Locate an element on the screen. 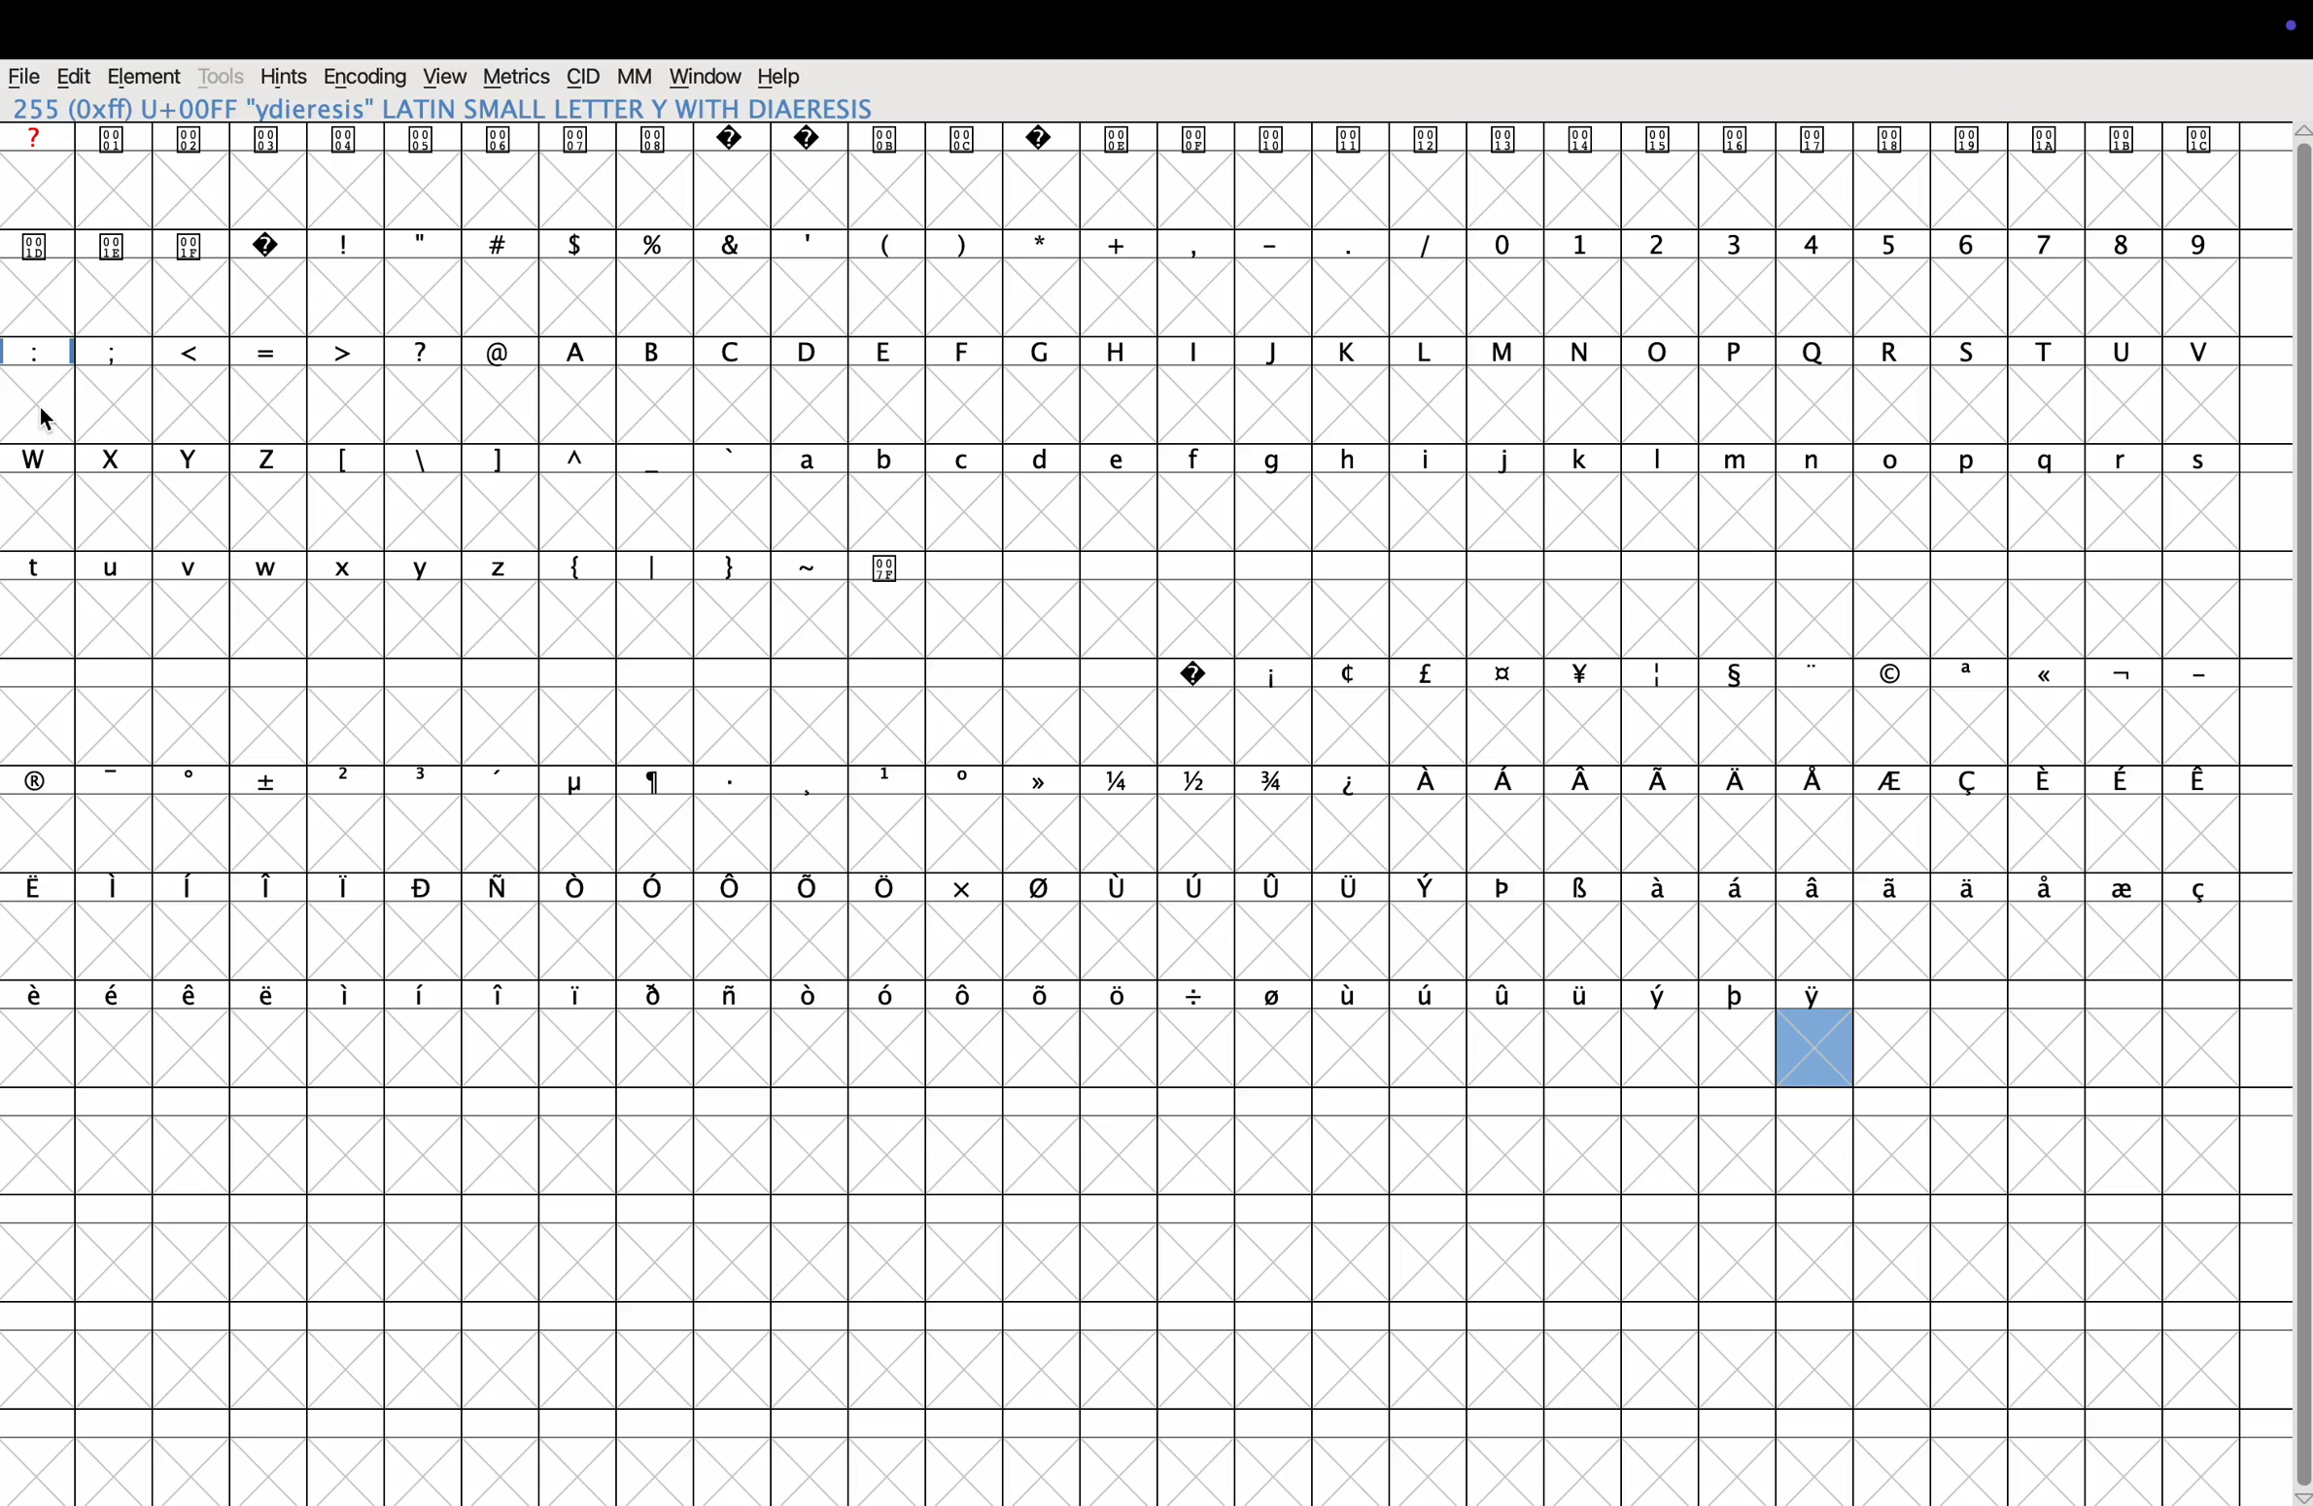  - is located at coordinates (1273, 284).